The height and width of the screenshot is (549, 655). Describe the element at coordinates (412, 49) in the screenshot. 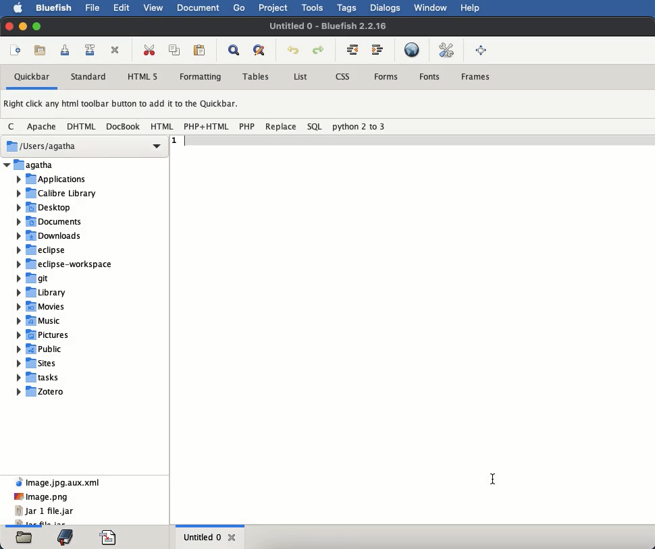

I see `preview in browser` at that location.